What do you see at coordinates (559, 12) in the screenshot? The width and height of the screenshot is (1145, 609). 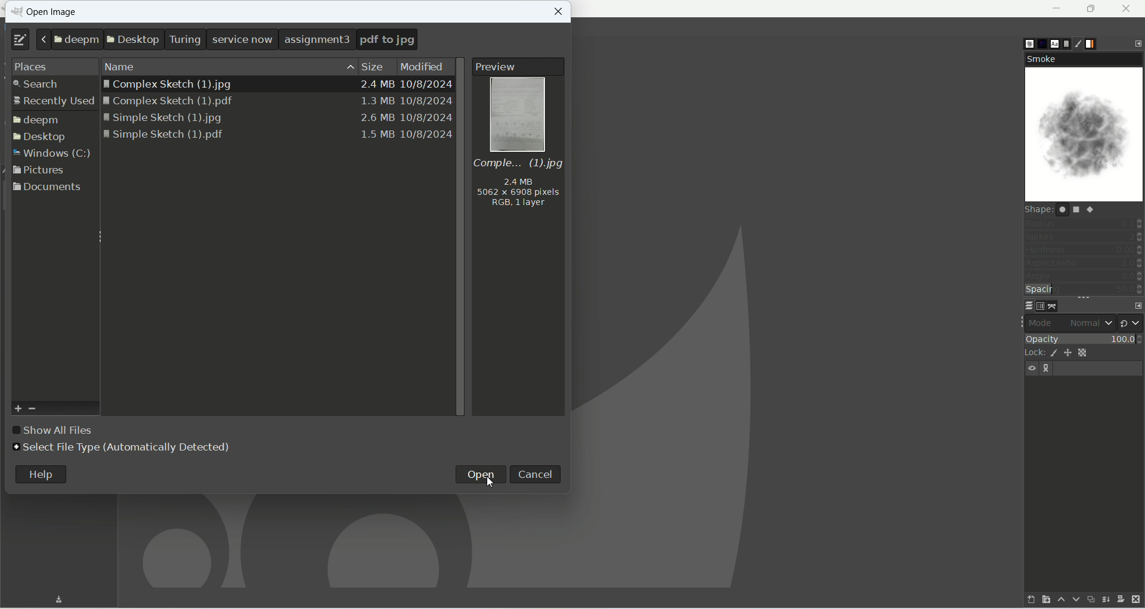 I see `close` at bounding box center [559, 12].